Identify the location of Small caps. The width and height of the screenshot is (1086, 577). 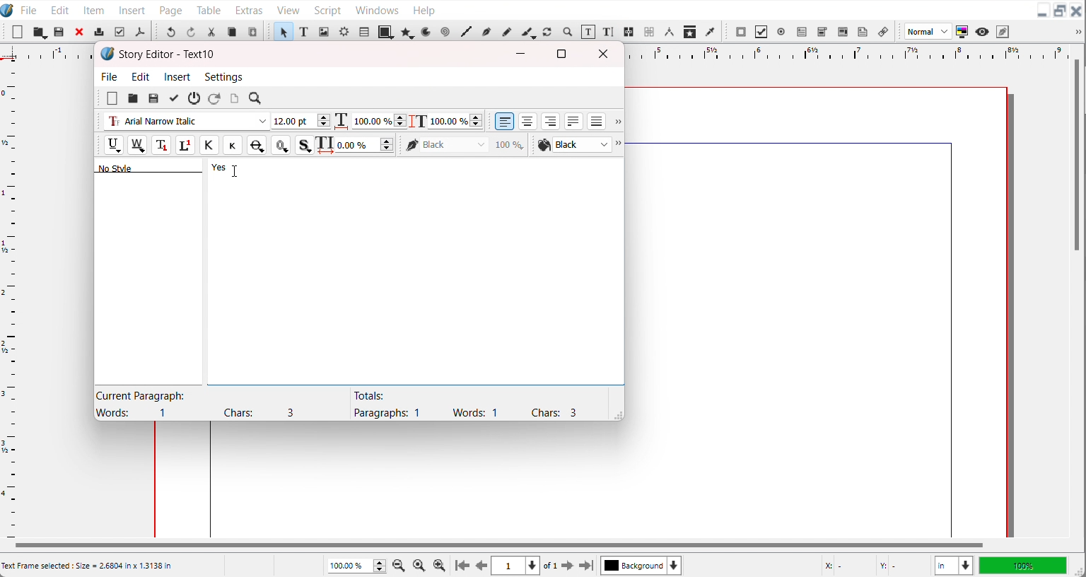
(232, 144).